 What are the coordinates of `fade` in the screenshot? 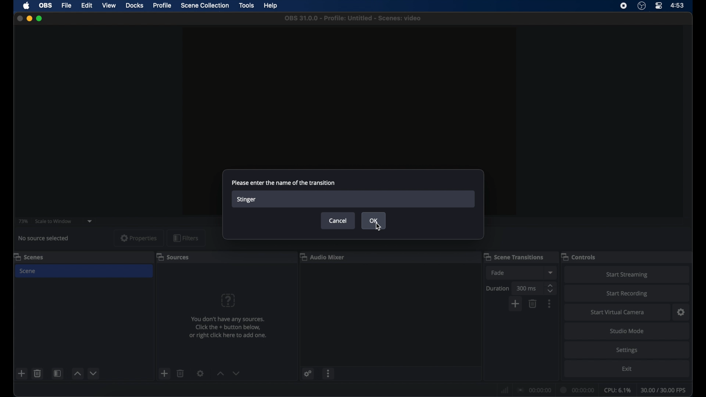 It's located at (498, 273).